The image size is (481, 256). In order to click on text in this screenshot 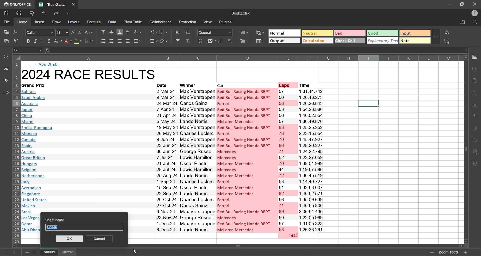, I will do `click(46, 64)`.